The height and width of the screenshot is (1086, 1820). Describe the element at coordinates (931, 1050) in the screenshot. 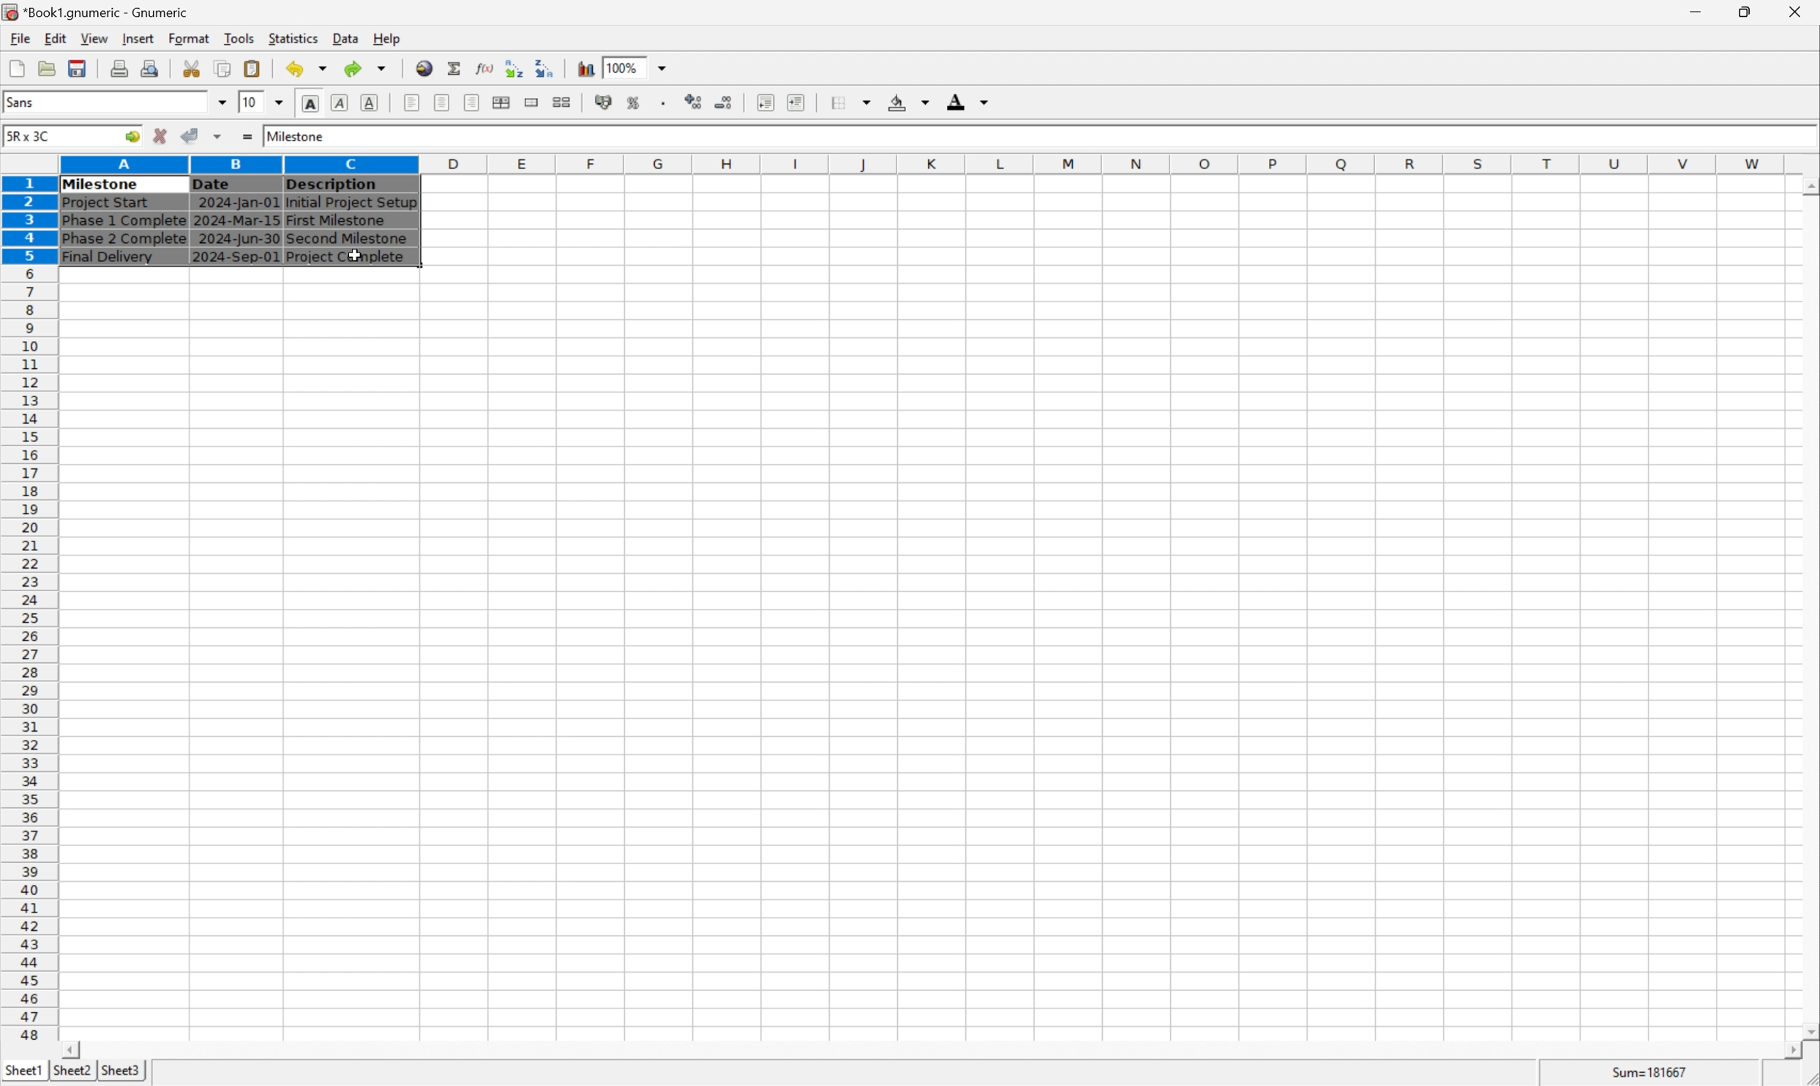

I see `scroll bar` at that location.